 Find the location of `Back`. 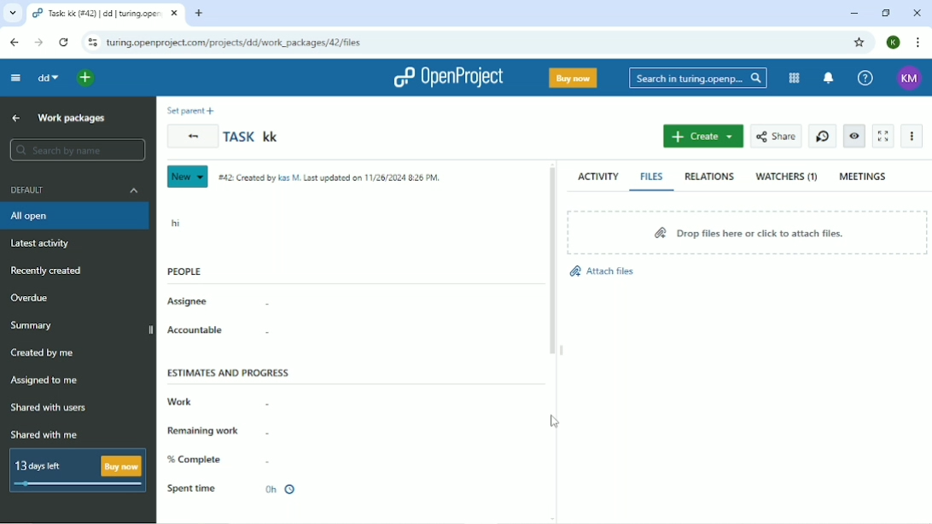

Back is located at coordinates (192, 136).